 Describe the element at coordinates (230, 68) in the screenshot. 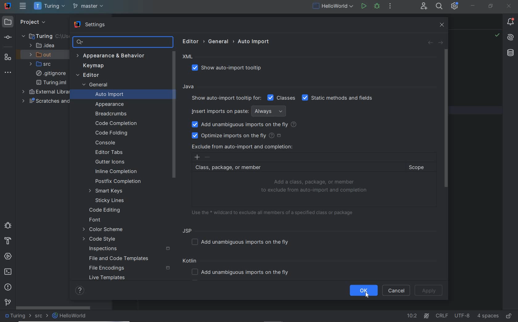

I see `SHOW AUTO-IMPORT TOOLTIP` at that location.